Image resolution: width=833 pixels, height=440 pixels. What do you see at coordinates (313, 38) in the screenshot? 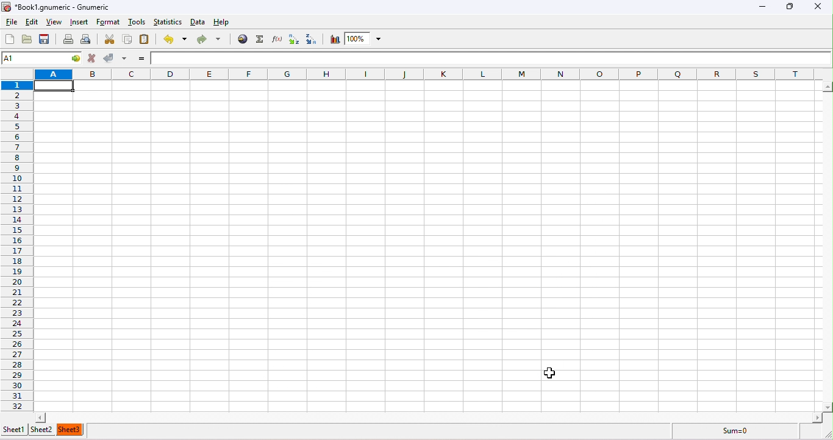
I see `sort descending order` at bounding box center [313, 38].